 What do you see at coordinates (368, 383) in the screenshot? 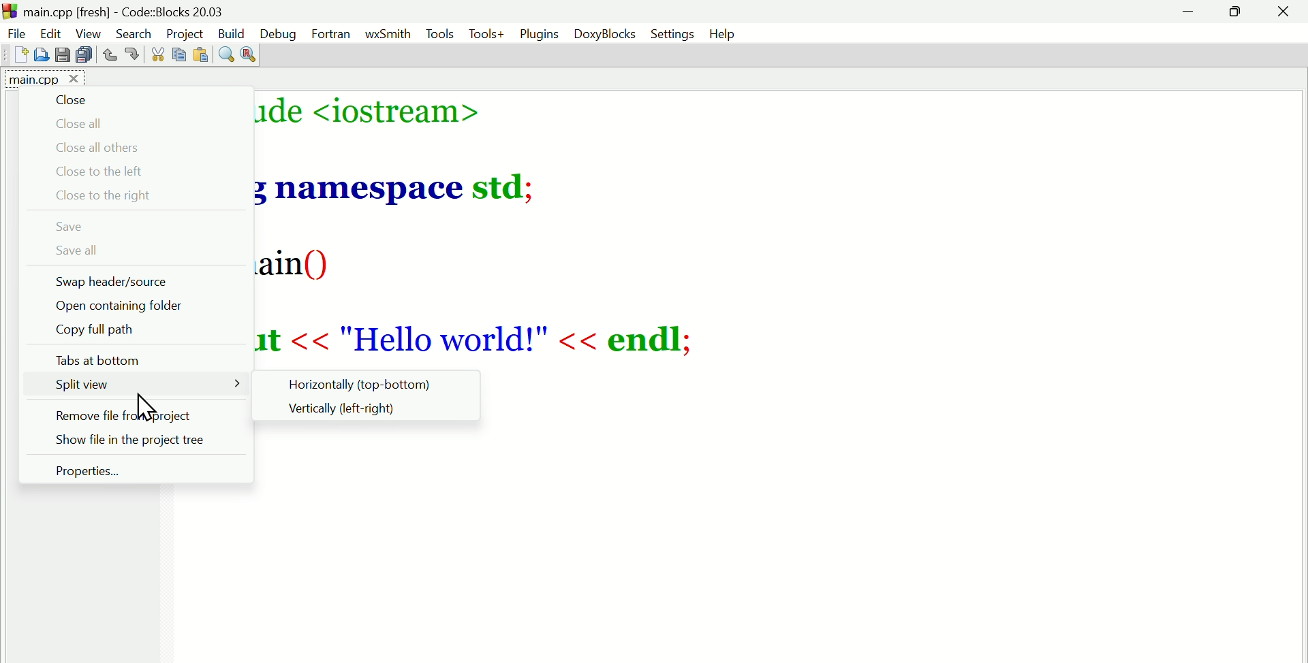
I see `Horizontally top to bottom` at bounding box center [368, 383].